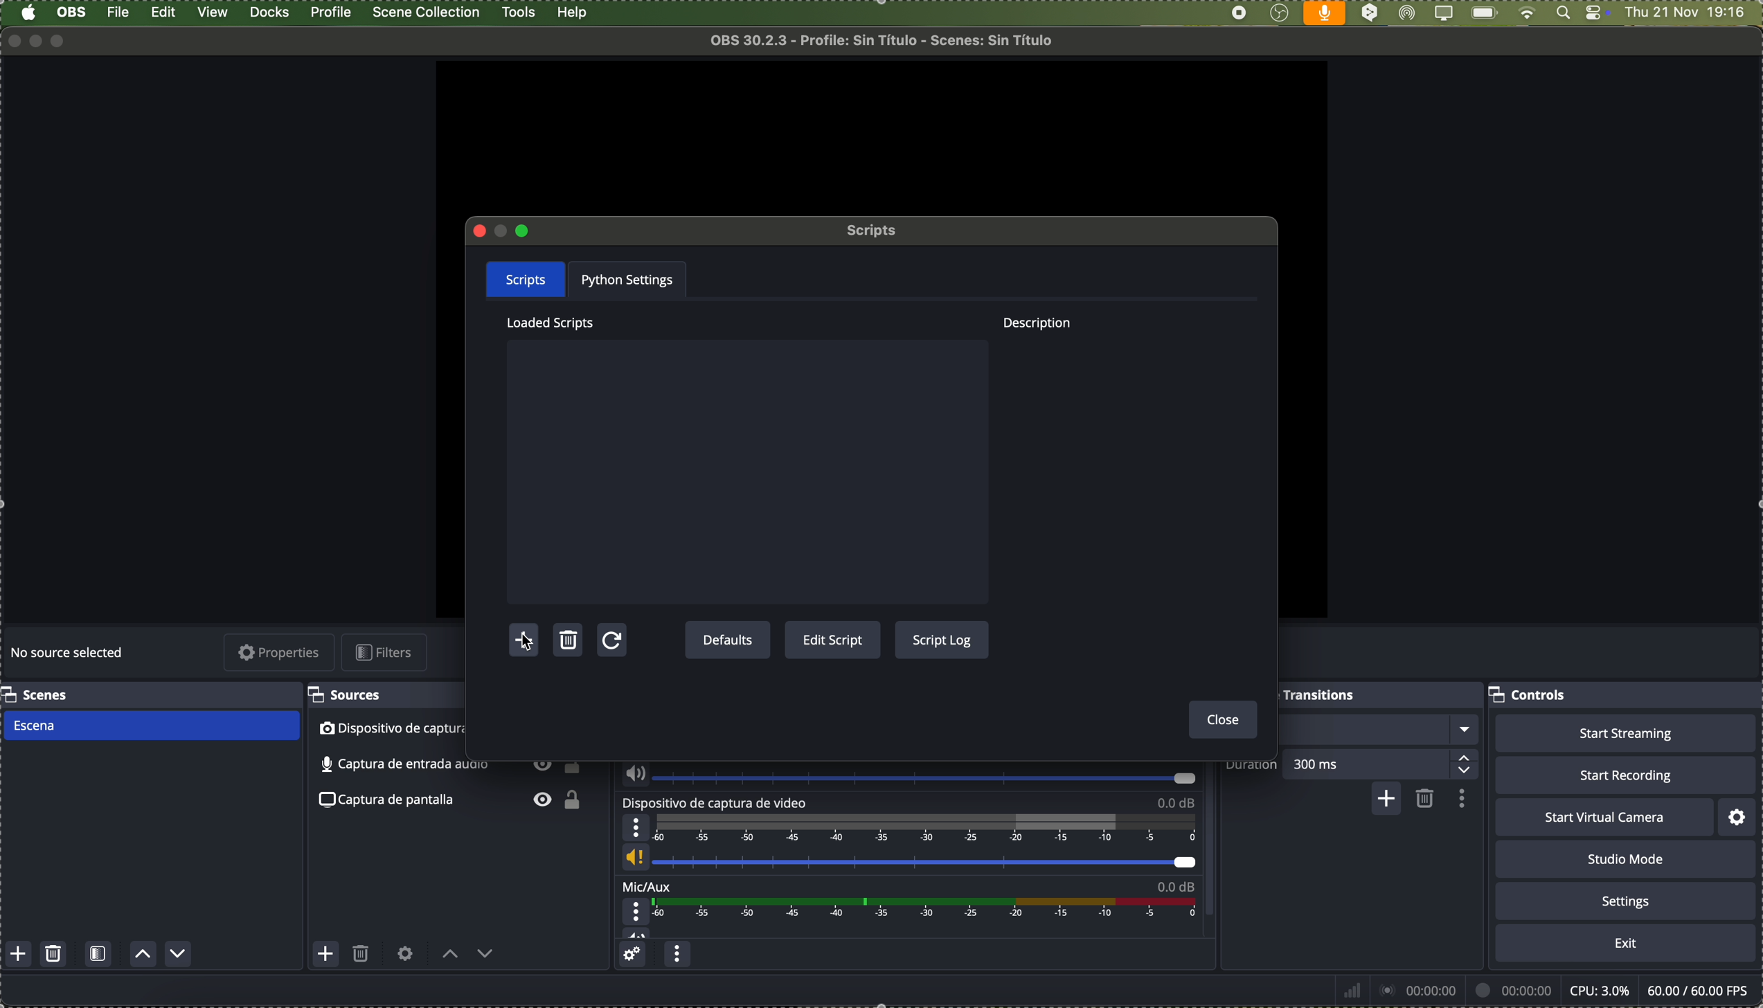 This screenshot has width=1763, height=1008. Describe the element at coordinates (1604, 818) in the screenshot. I see `start virtual camera` at that location.